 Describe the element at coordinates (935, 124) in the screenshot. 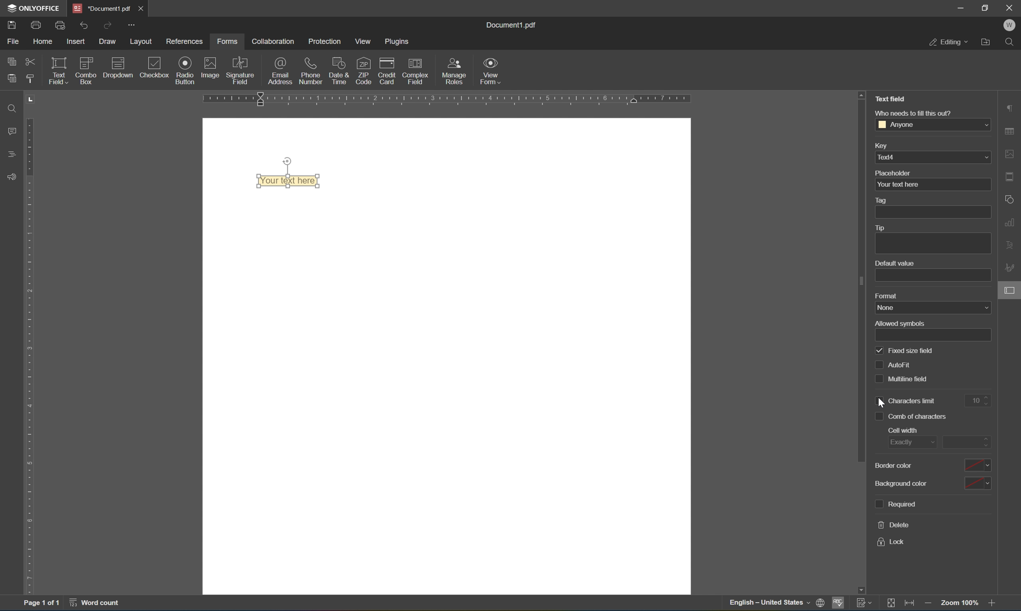

I see `anyone` at that location.